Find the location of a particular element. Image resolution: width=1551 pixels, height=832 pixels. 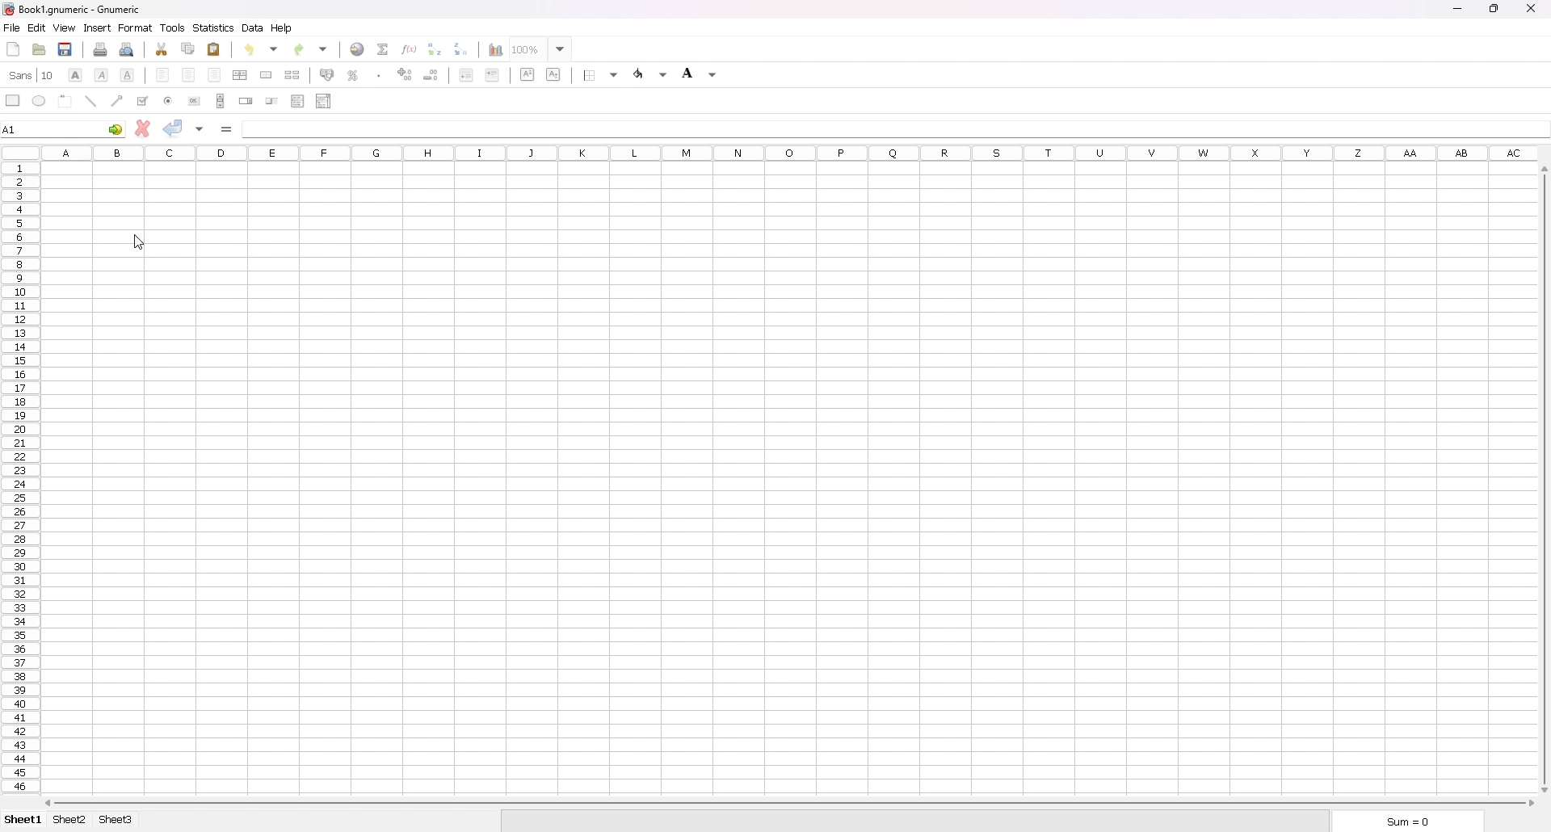

zoom is located at coordinates (540, 48).